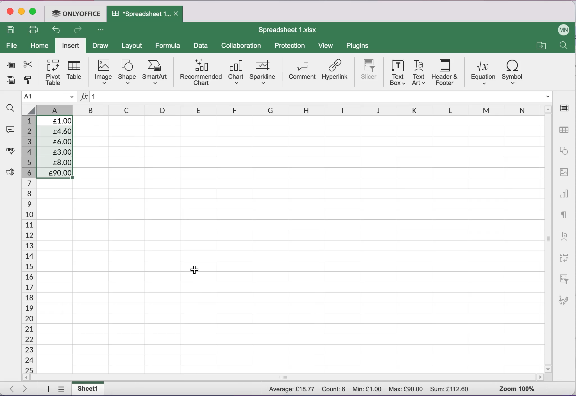 The image size is (576, 396). What do you see at coordinates (199, 73) in the screenshot?
I see `recommended chart` at bounding box center [199, 73].